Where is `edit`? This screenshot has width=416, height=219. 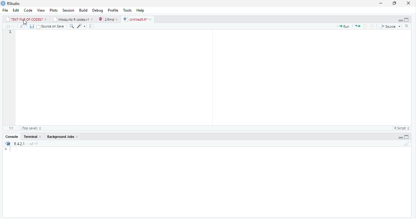
edit is located at coordinates (16, 10).